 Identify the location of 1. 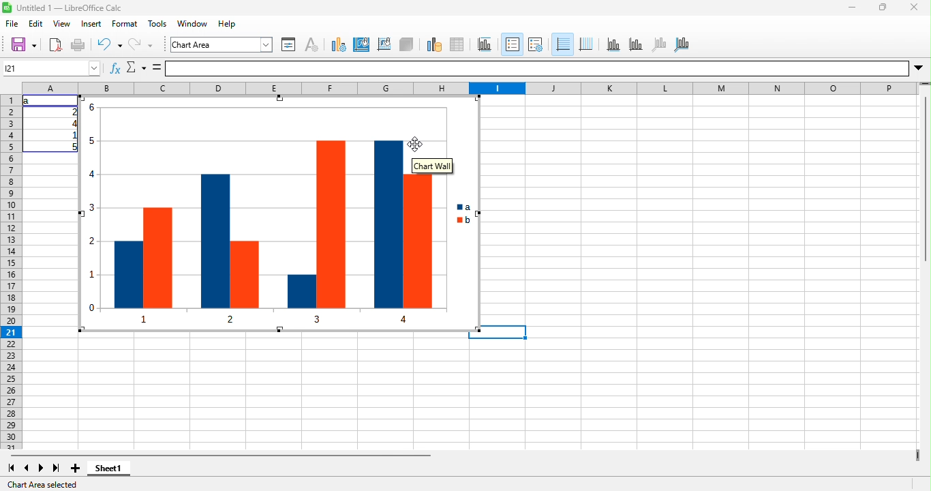
(72, 135).